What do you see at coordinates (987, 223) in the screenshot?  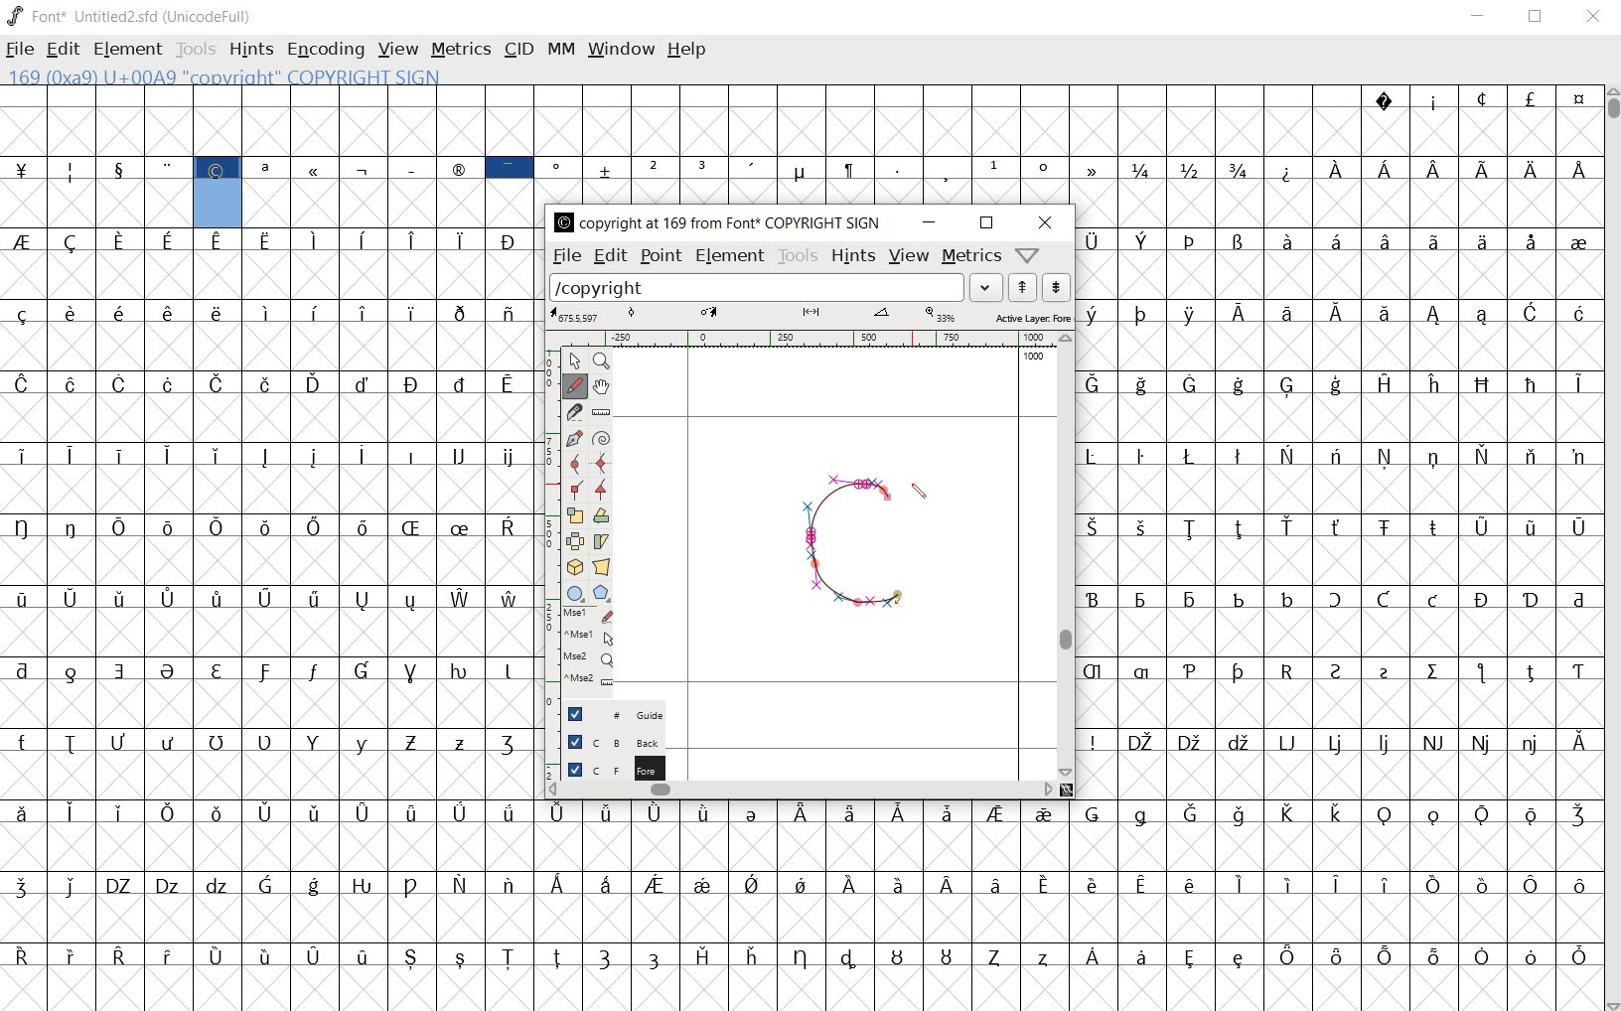 I see `restore` at bounding box center [987, 223].